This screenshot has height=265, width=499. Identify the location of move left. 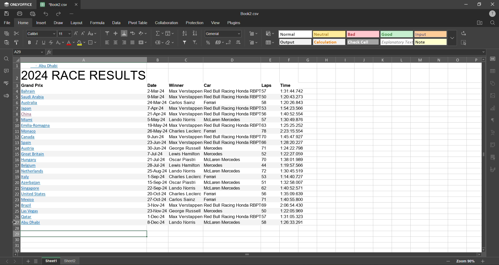
(16, 254).